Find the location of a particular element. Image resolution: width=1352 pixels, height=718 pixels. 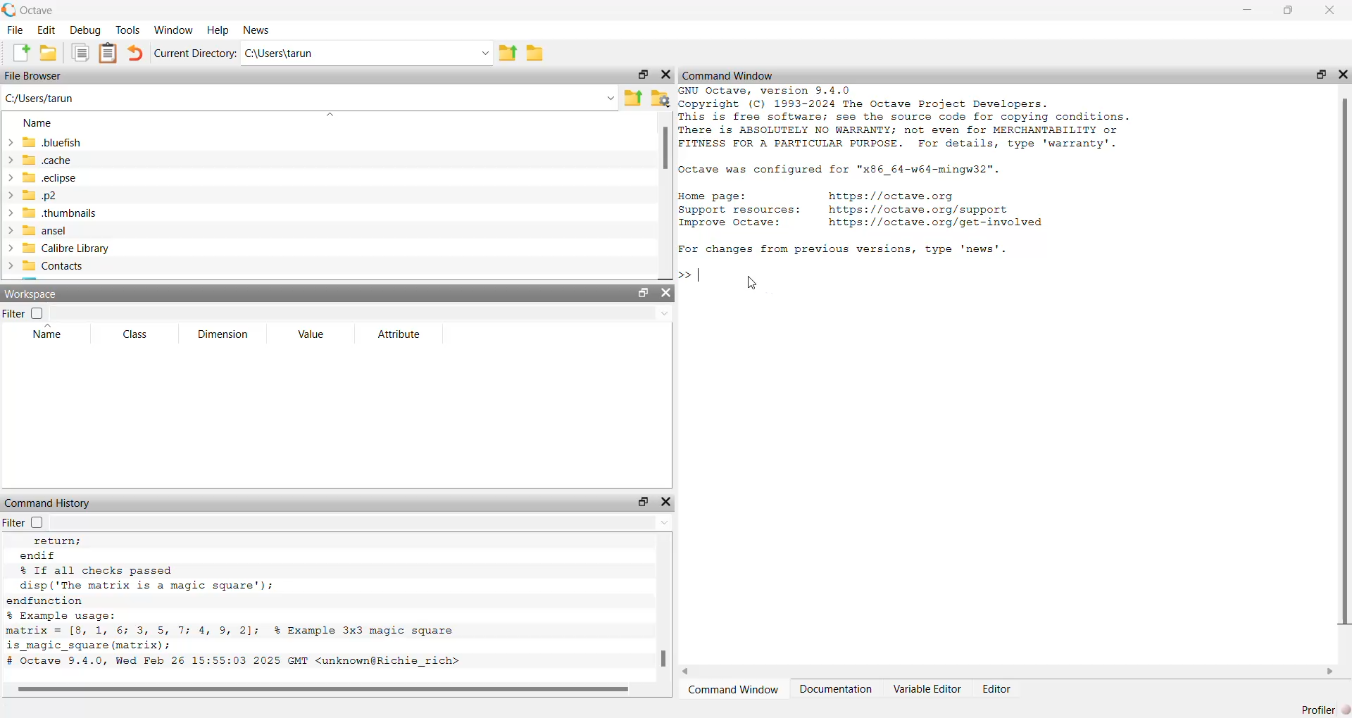

C:\Users\tarun is located at coordinates (278, 53).